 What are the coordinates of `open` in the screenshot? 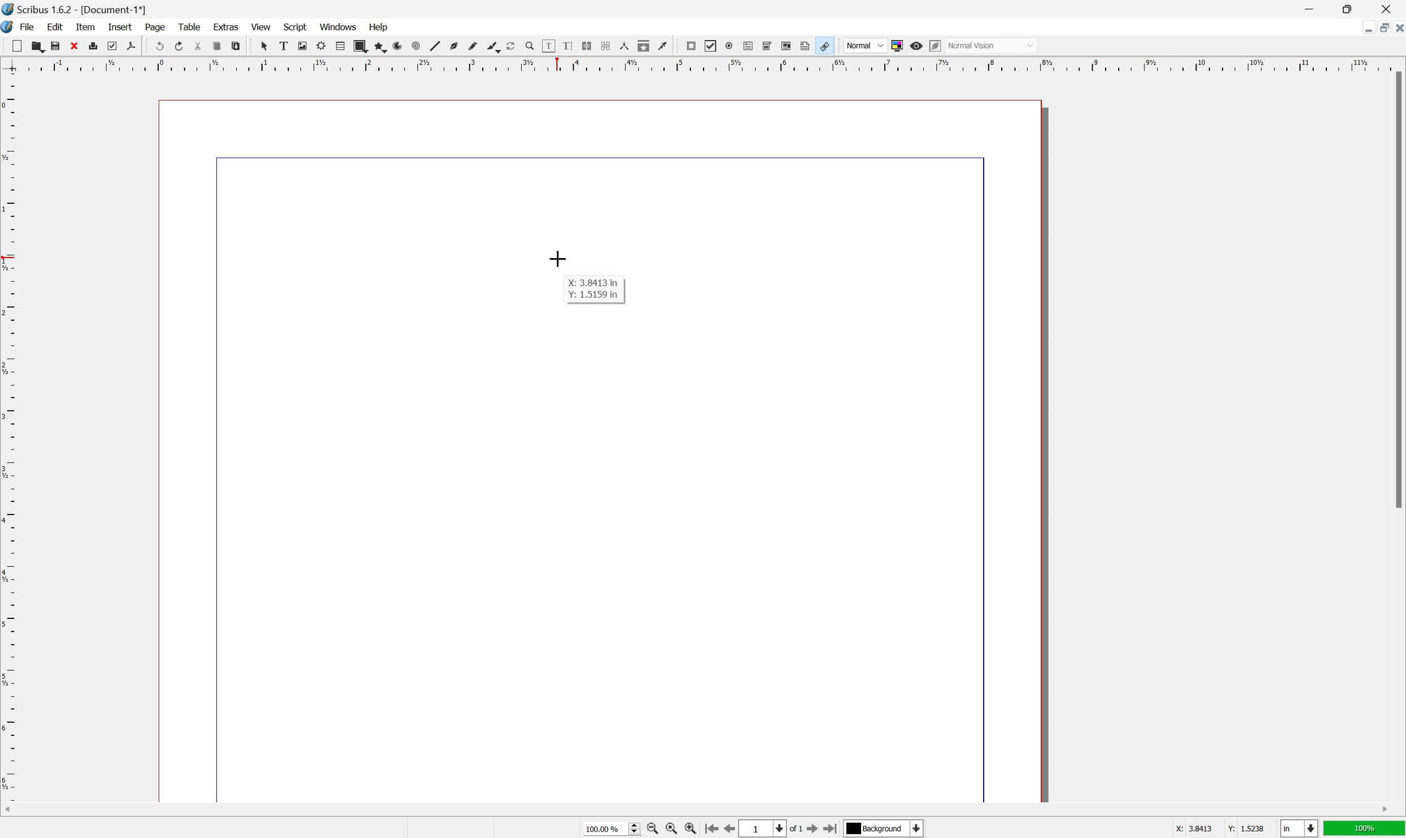 It's located at (38, 46).